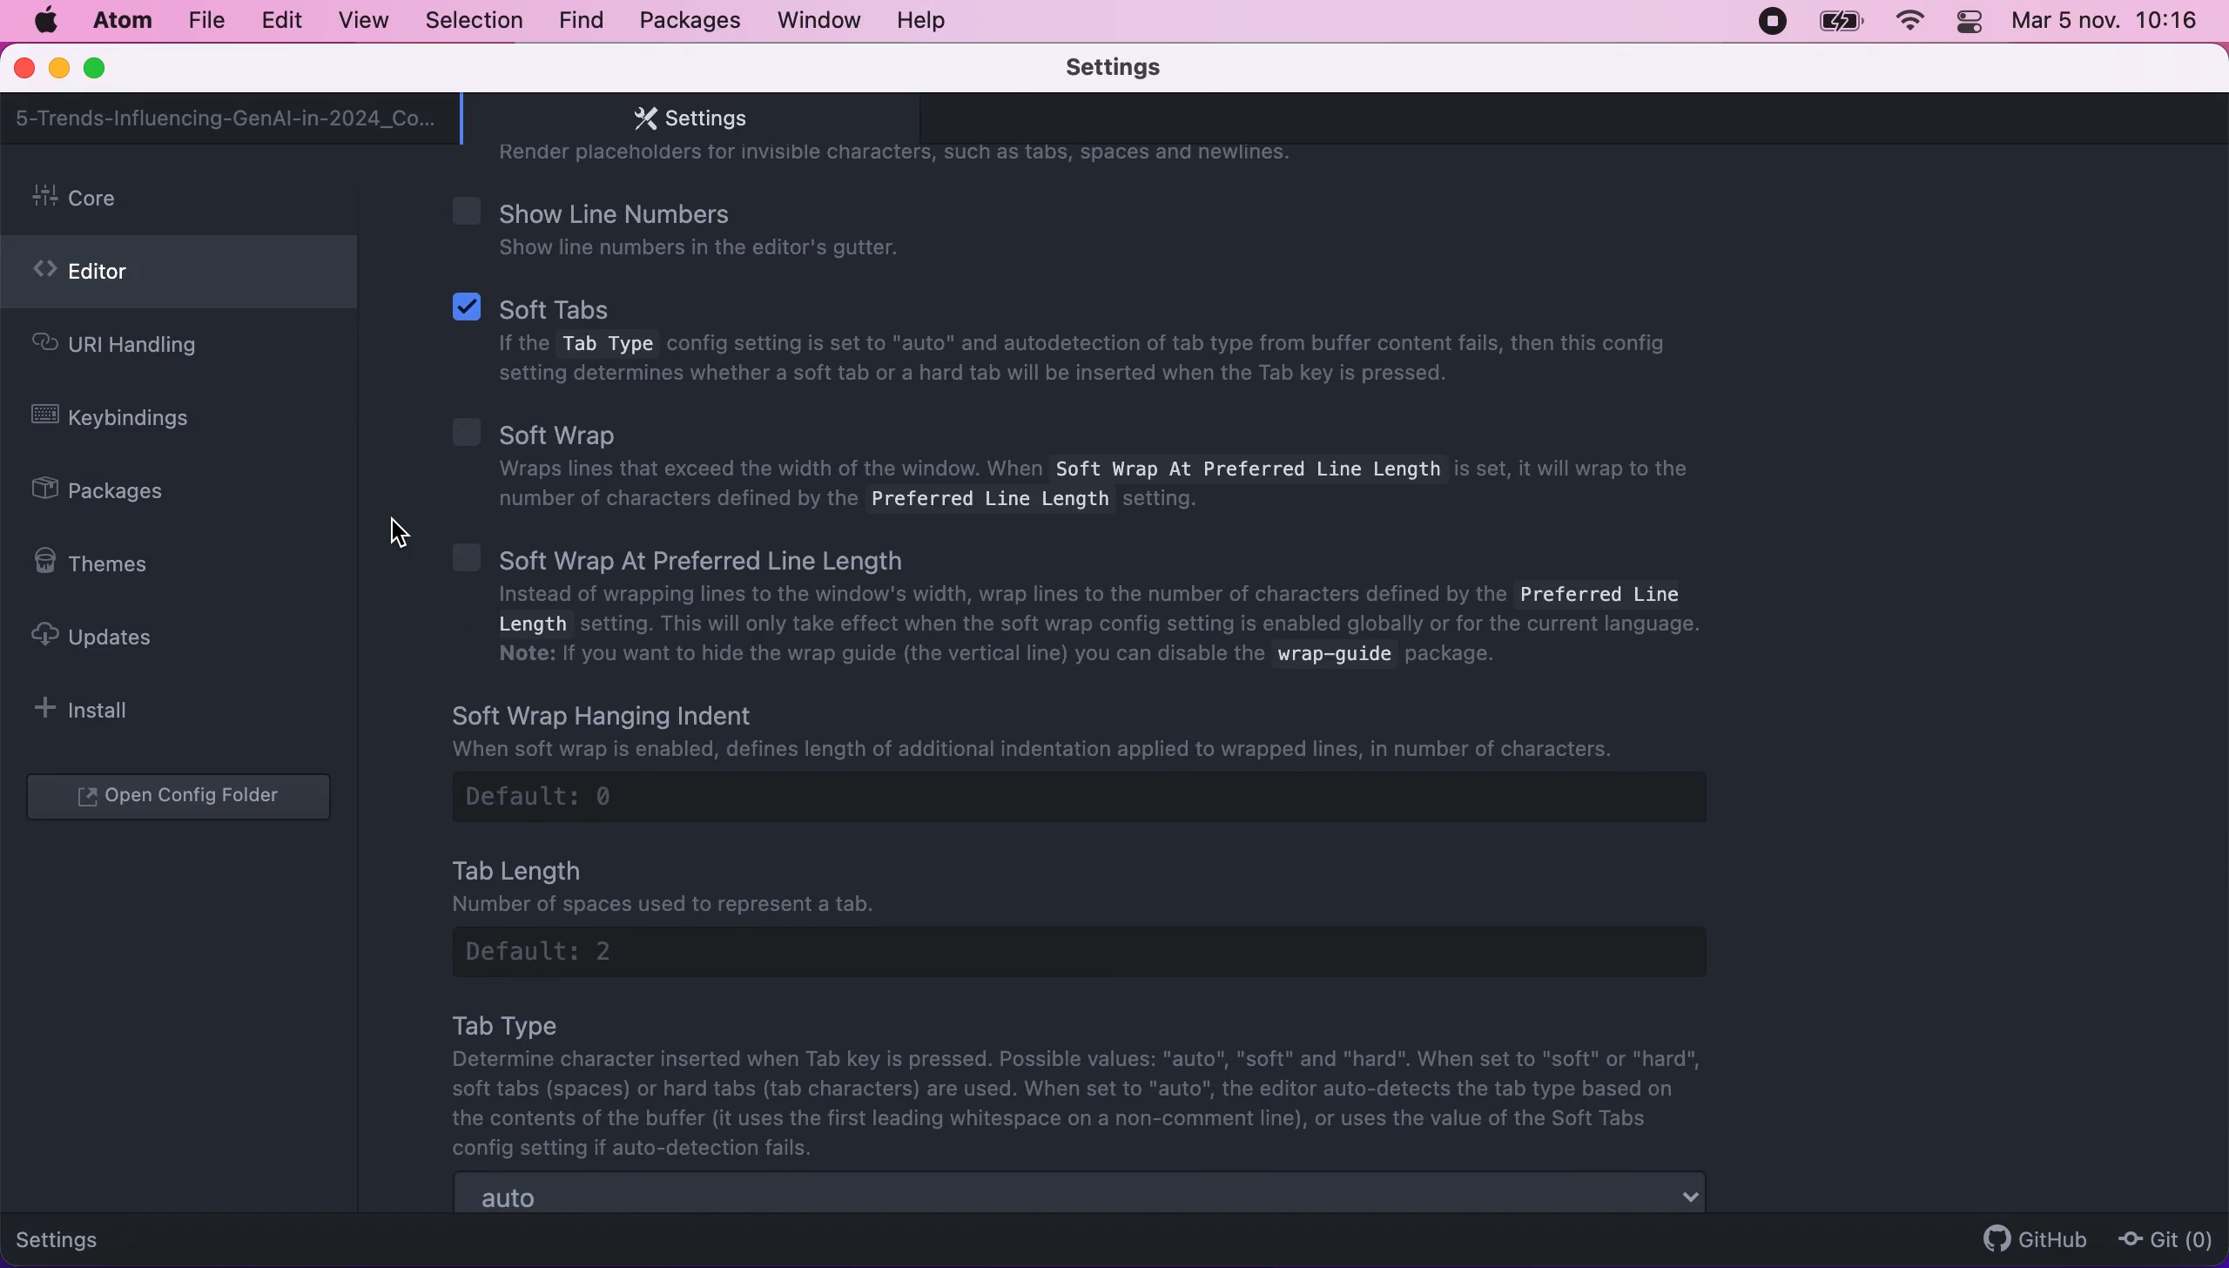  What do you see at coordinates (26, 70) in the screenshot?
I see `close` at bounding box center [26, 70].